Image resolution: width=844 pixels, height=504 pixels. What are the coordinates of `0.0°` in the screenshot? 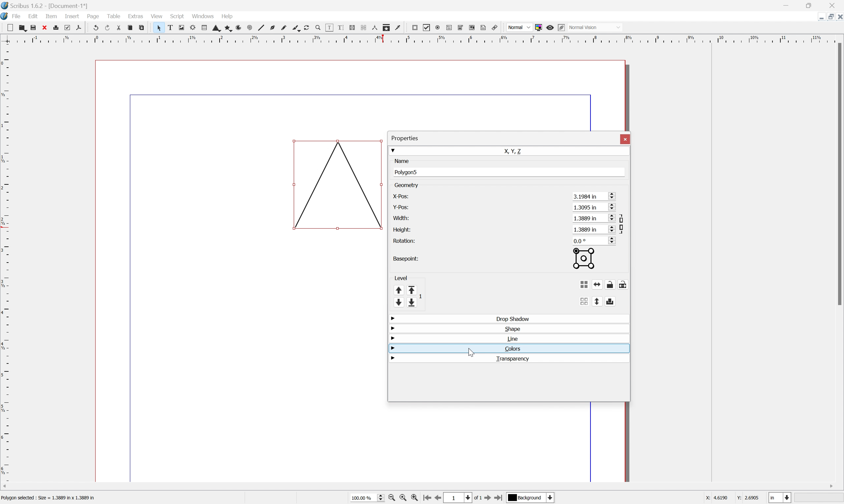 It's located at (581, 240).